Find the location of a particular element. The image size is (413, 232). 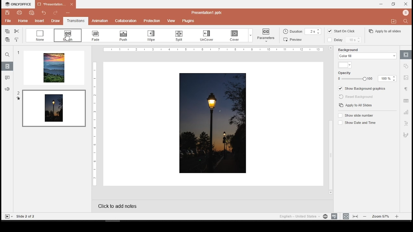

view is located at coordinates (171, 20).